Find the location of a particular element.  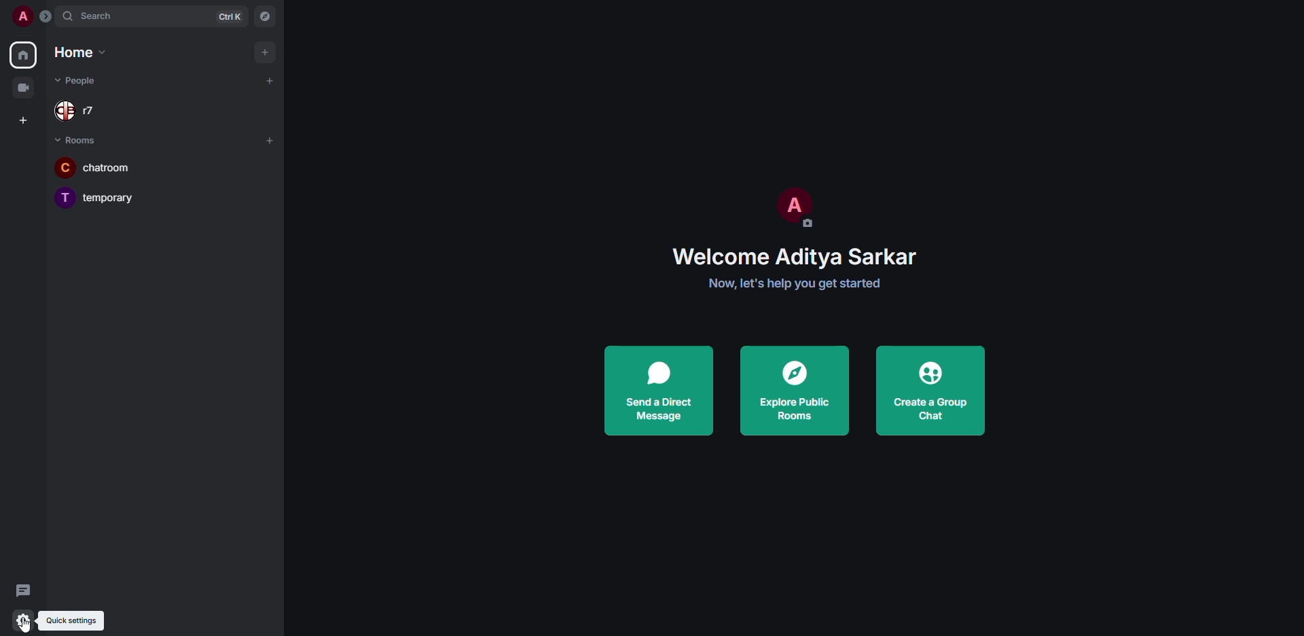

temporary is located at coordinates (99, 196).